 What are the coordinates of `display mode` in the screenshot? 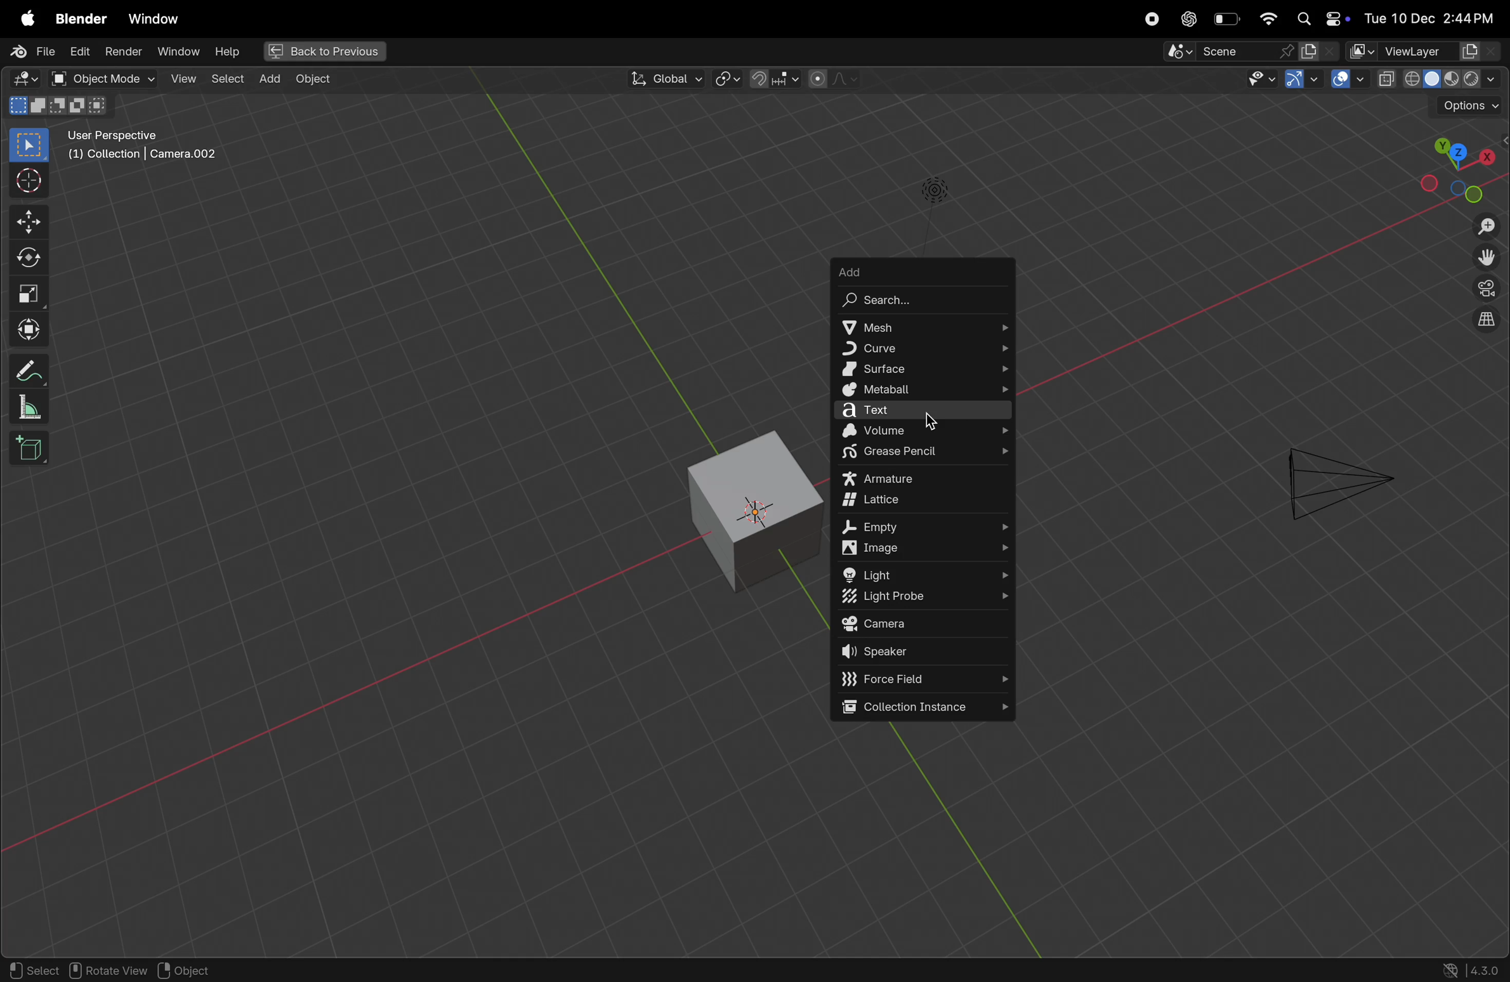 It's located at (1320, 52).